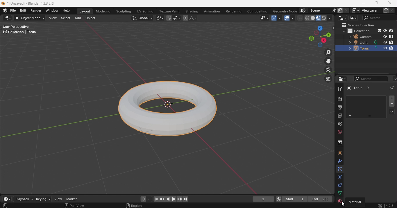 This screenshot has width=397, height=208. I want to click on Blender logo, so click(5, 10).